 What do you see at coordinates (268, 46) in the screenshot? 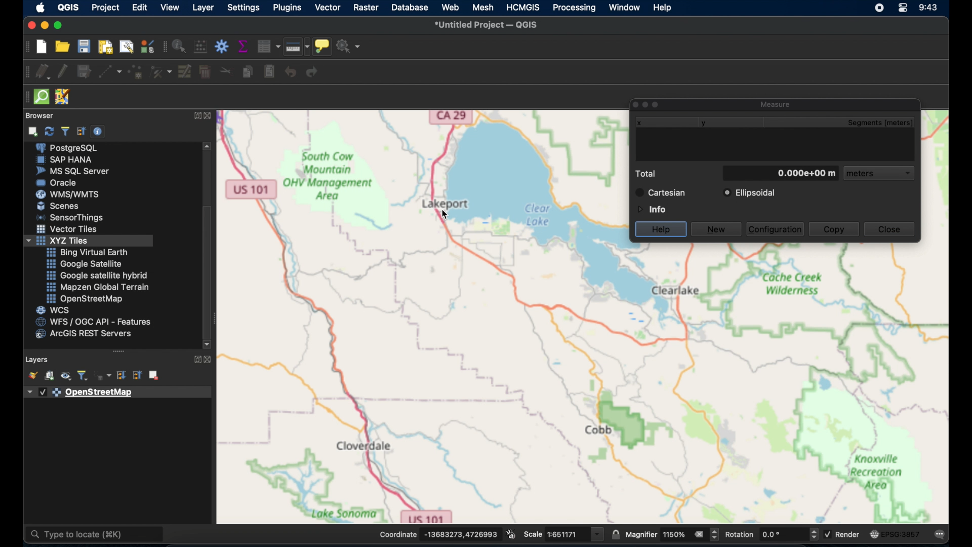
I see `show attributes table` at bounding box center [268, 46].